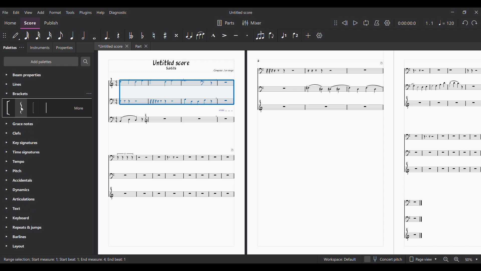 Image resolution: width=481 pixels, height=271 pixels. What do you see at coordinates (39, 75) in the screenshot?
I see `Beam properties` at bounding box center [39, 75].